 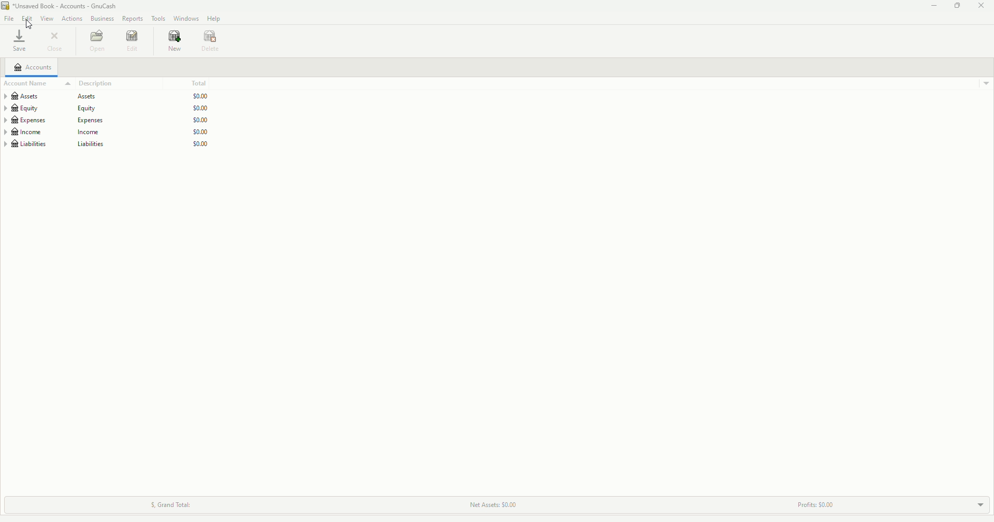 What do you see at coordinates (202, 84) in the screenshot?
I see `Total` at bounding box center [202, 84].